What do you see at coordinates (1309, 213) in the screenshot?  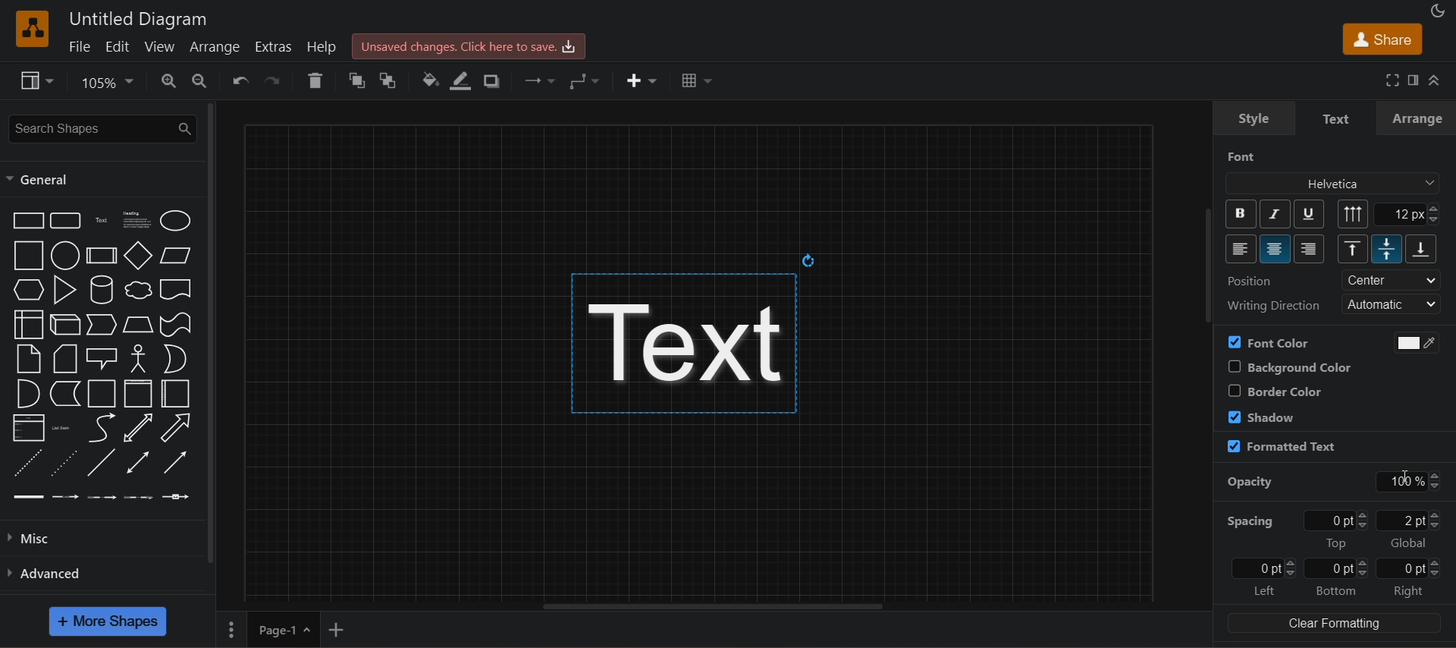 I see `underline` at bounding box center [1309, 213].